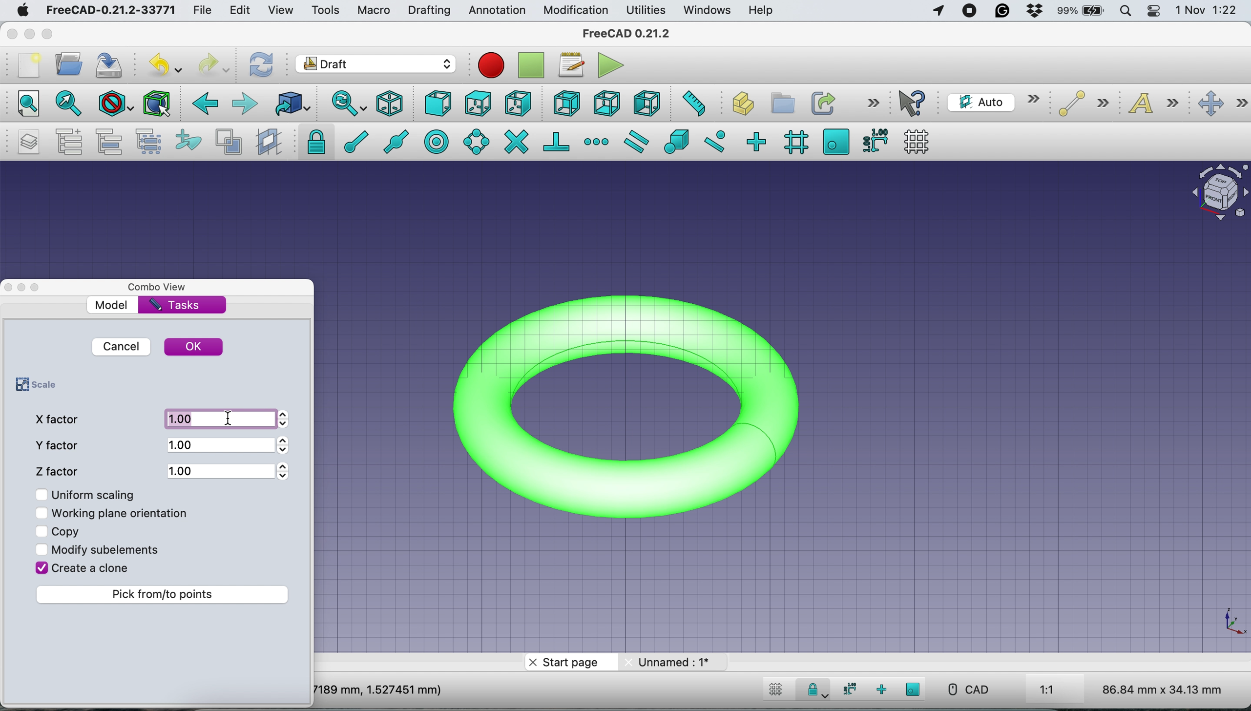 The image size is (1251, 711). Describe the element at coordinates (874, 140) in the screenshot. I see `snap dimensions` at that location.